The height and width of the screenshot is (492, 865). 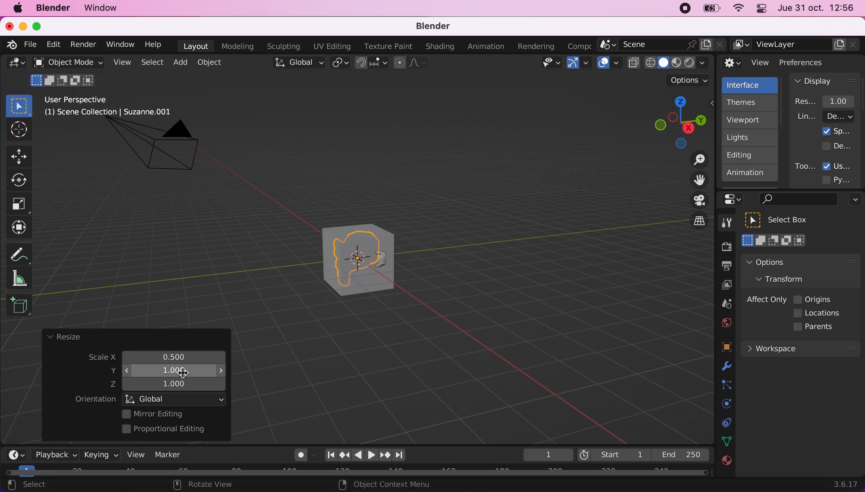 What do you see at coordinates (440, 47) in the screenshot?
I see `shading` at bounding box center [440, 47].